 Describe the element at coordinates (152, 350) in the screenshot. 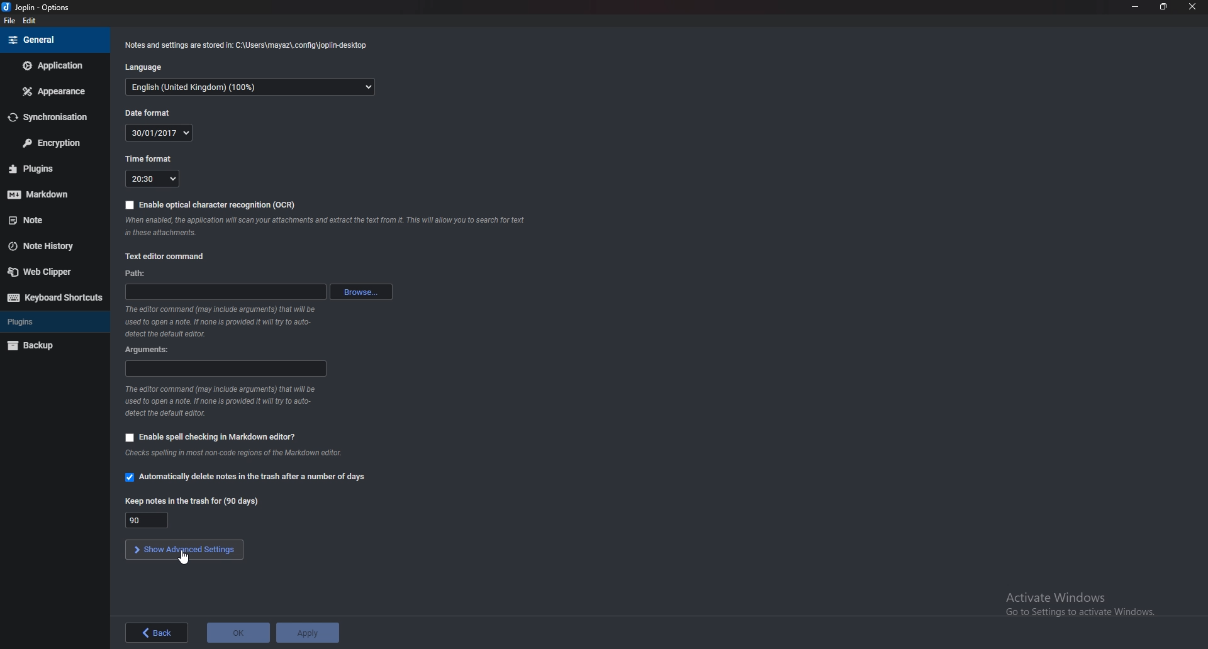

I see `Arguments` at that location.